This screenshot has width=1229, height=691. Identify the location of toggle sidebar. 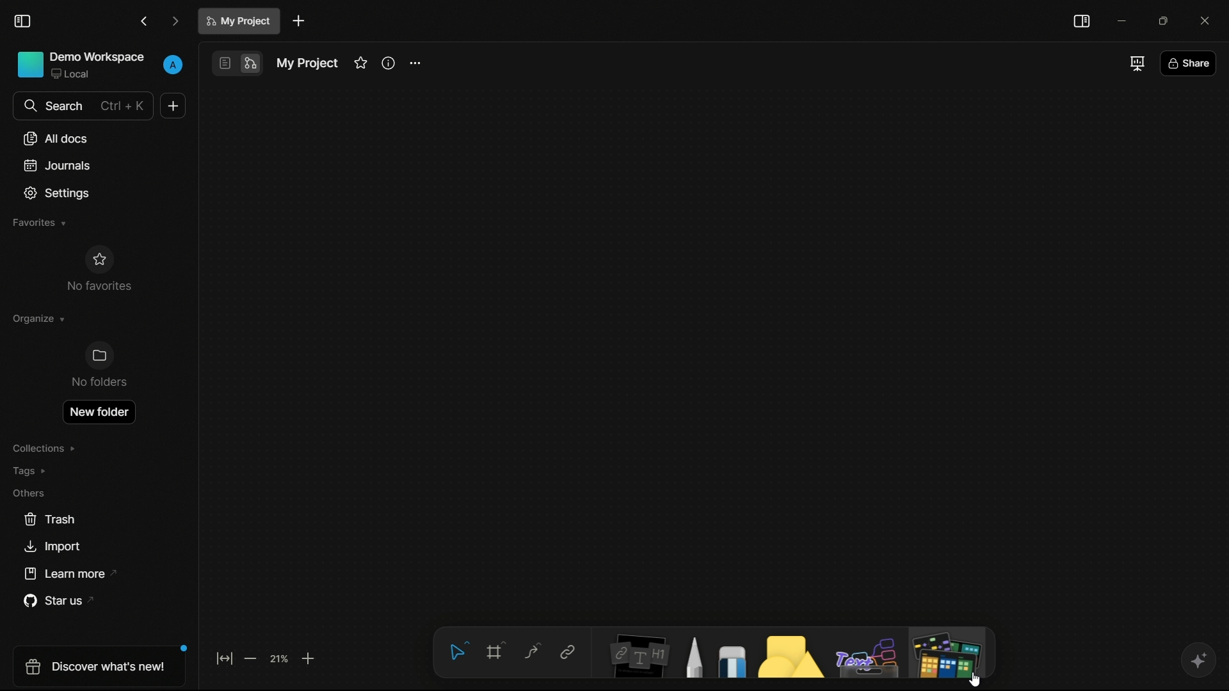
(22, 21).